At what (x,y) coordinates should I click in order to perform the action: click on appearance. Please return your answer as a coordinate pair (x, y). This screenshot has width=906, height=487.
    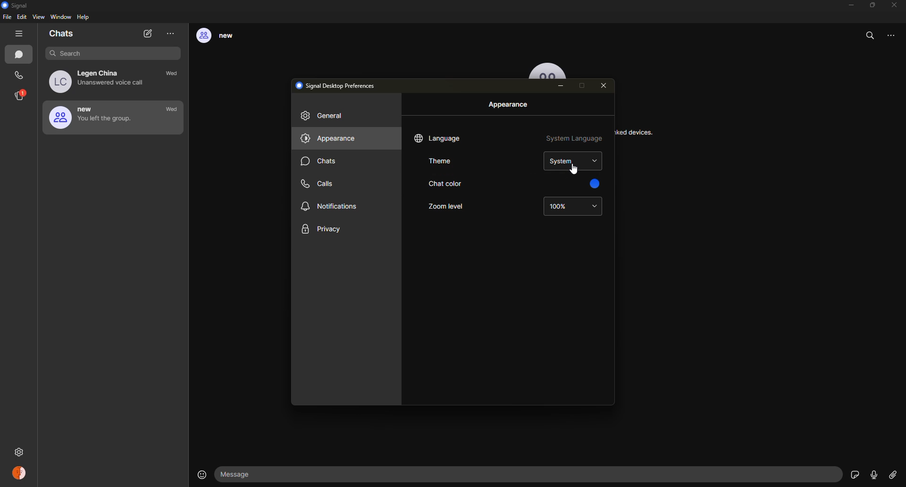
    Looking at the image, I should click on (329, 139).